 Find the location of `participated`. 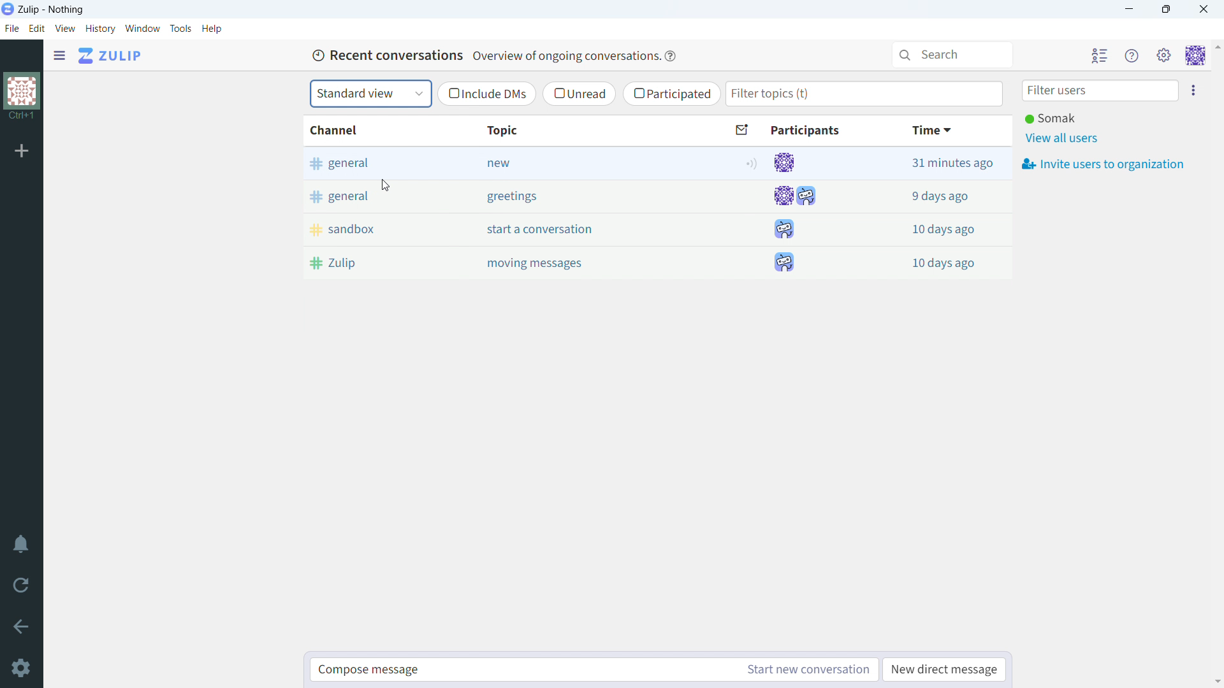

participated is located at coordinates (671, 94).